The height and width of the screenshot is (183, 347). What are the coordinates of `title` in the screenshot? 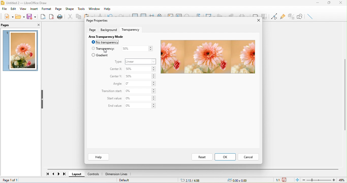 It's located at (26, 3).